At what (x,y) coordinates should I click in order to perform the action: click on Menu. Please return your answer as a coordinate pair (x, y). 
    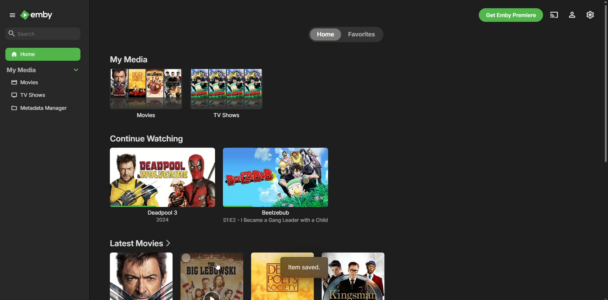
    Looking at the image, I should click on (11, 15).